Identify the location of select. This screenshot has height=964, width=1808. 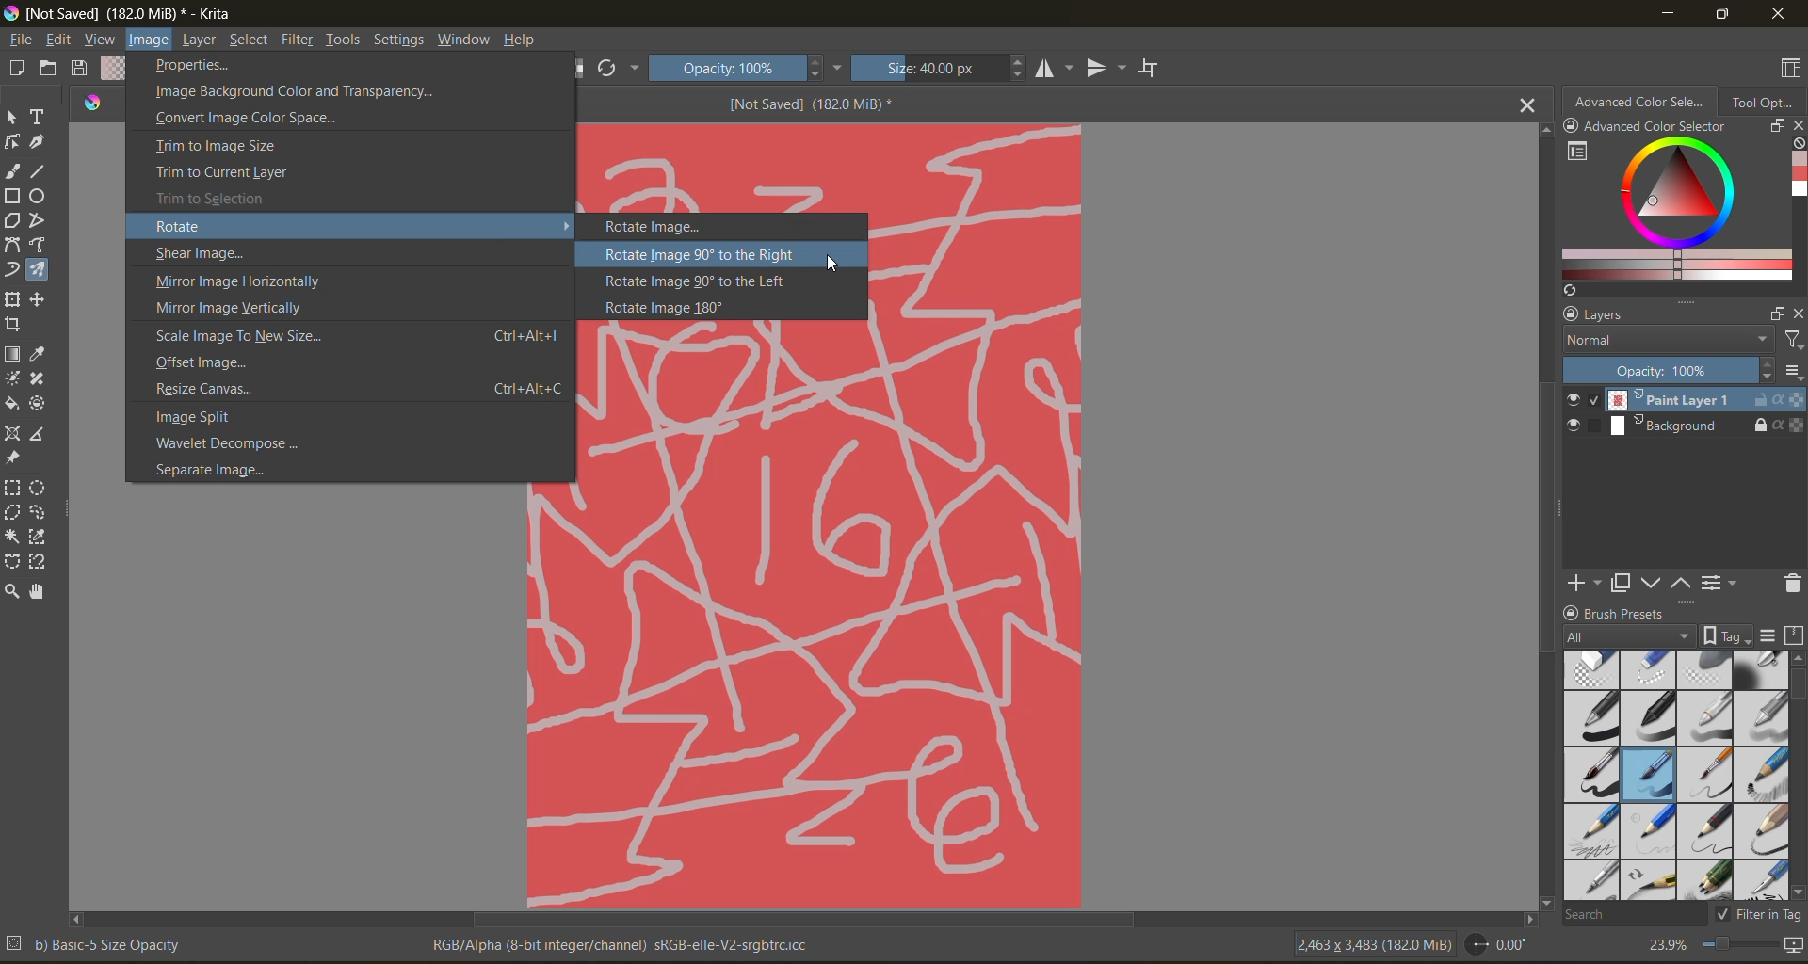
(250, 40).